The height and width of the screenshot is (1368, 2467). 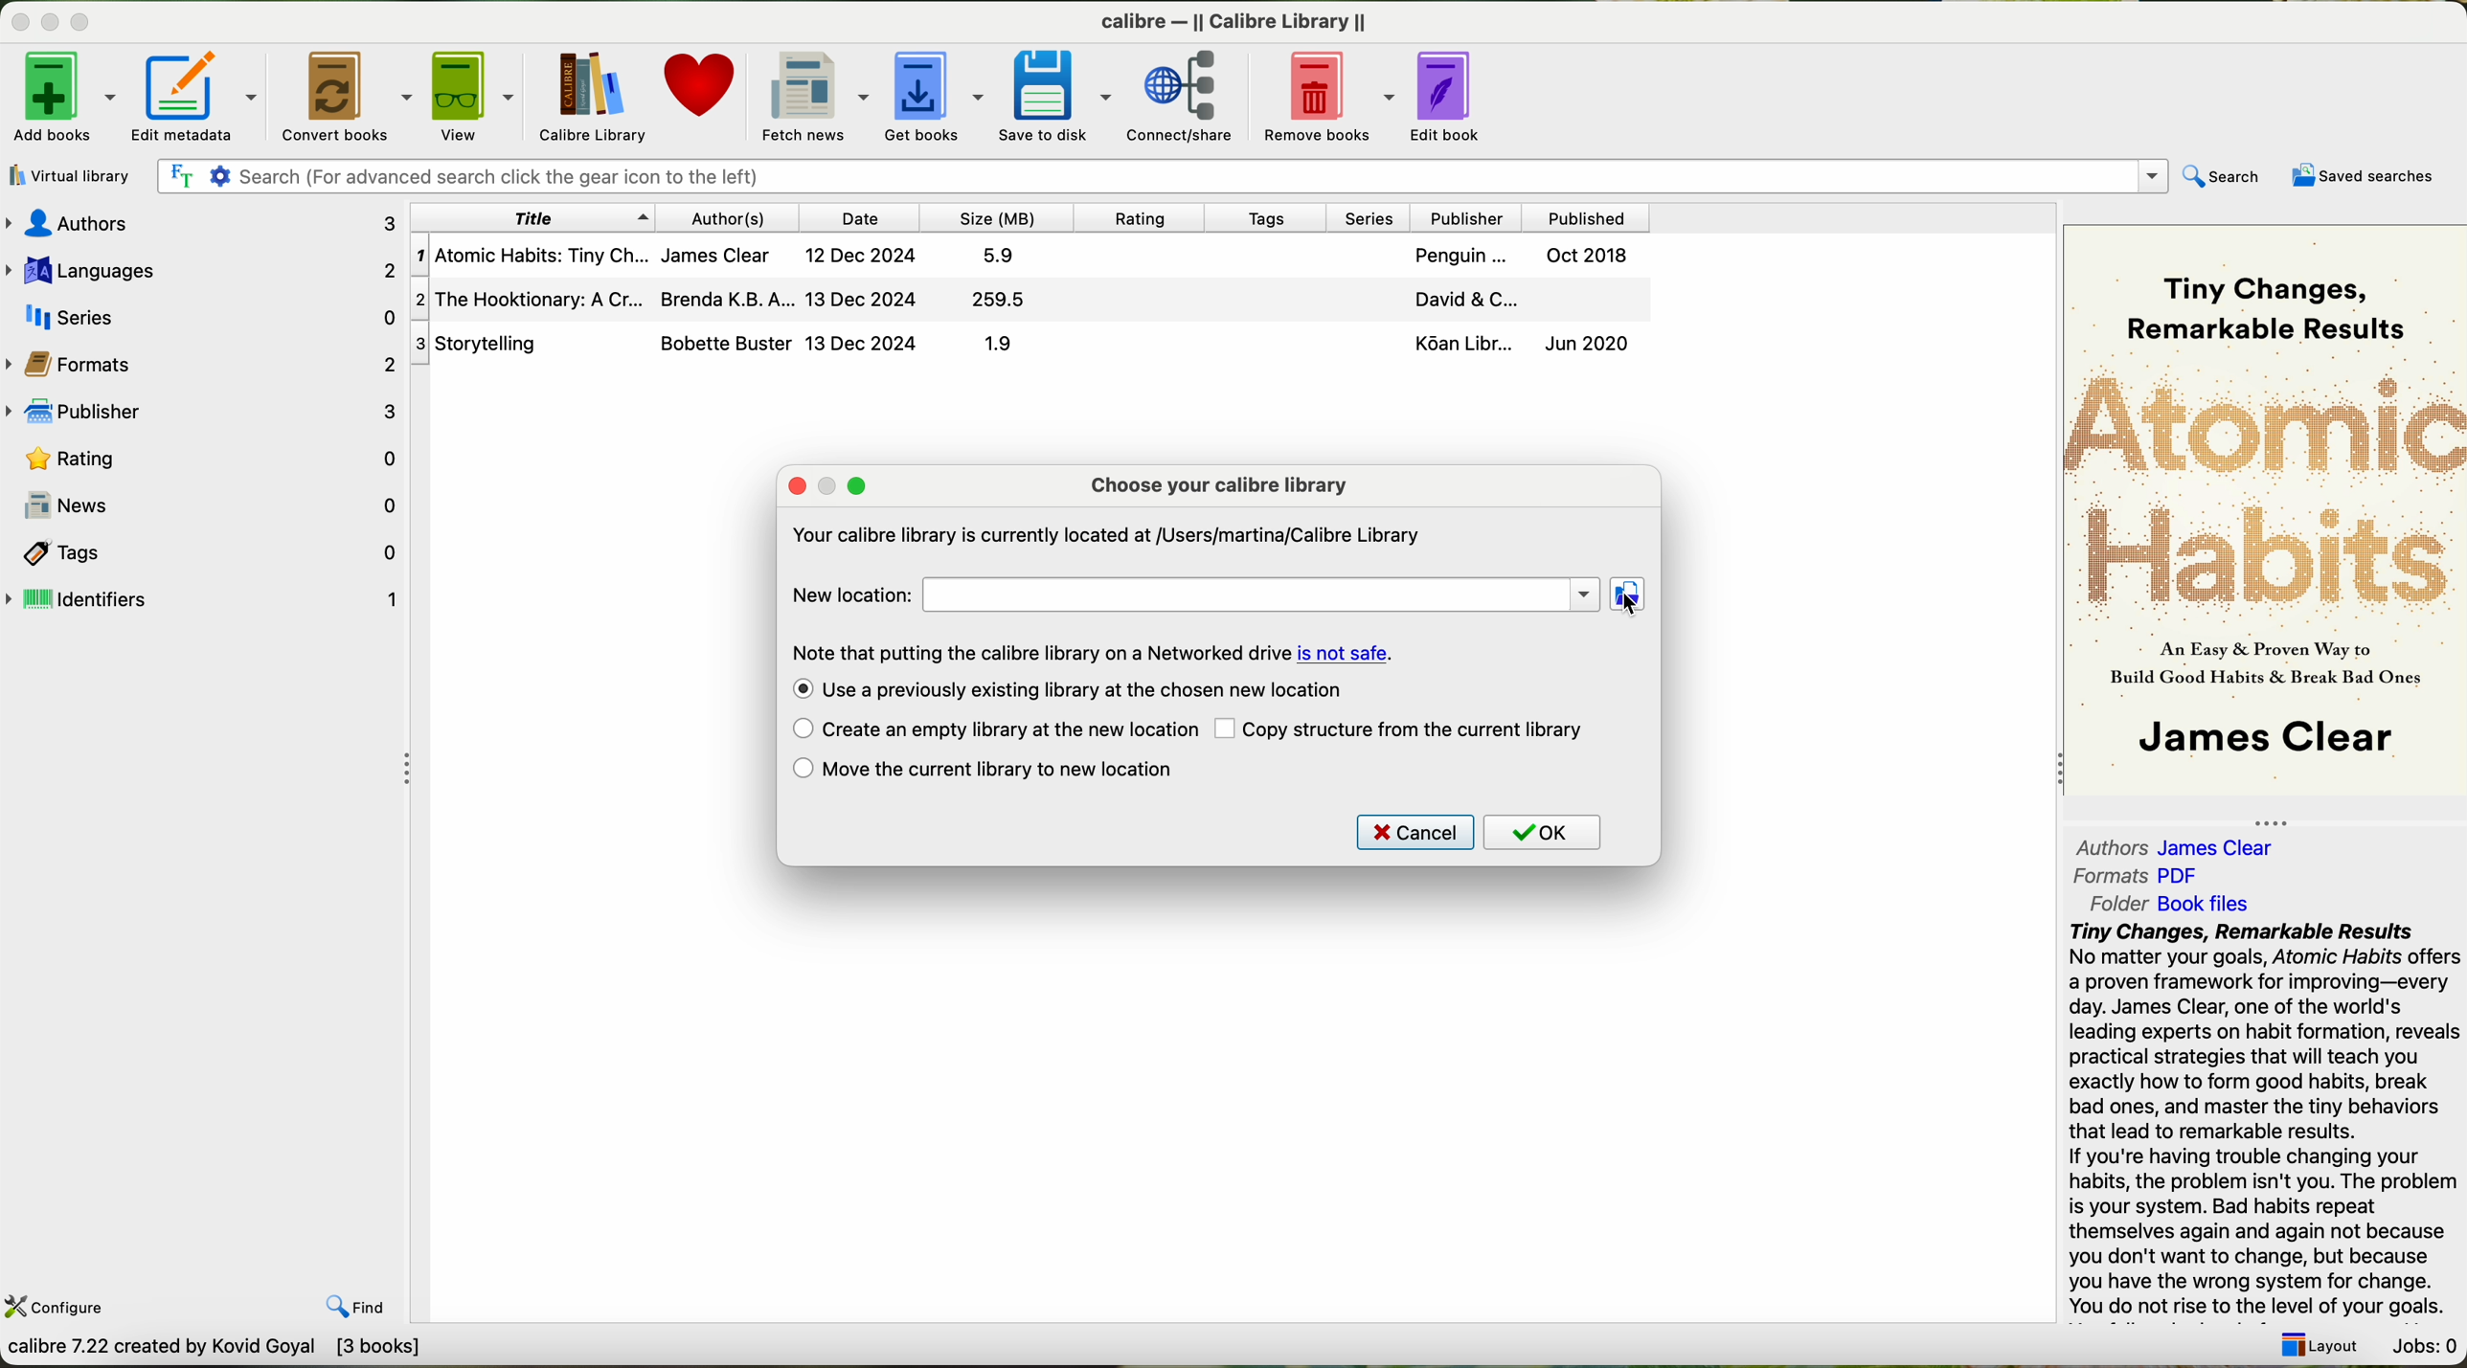 I want to click on move the current library to new location, so click(x=1011, y=770).